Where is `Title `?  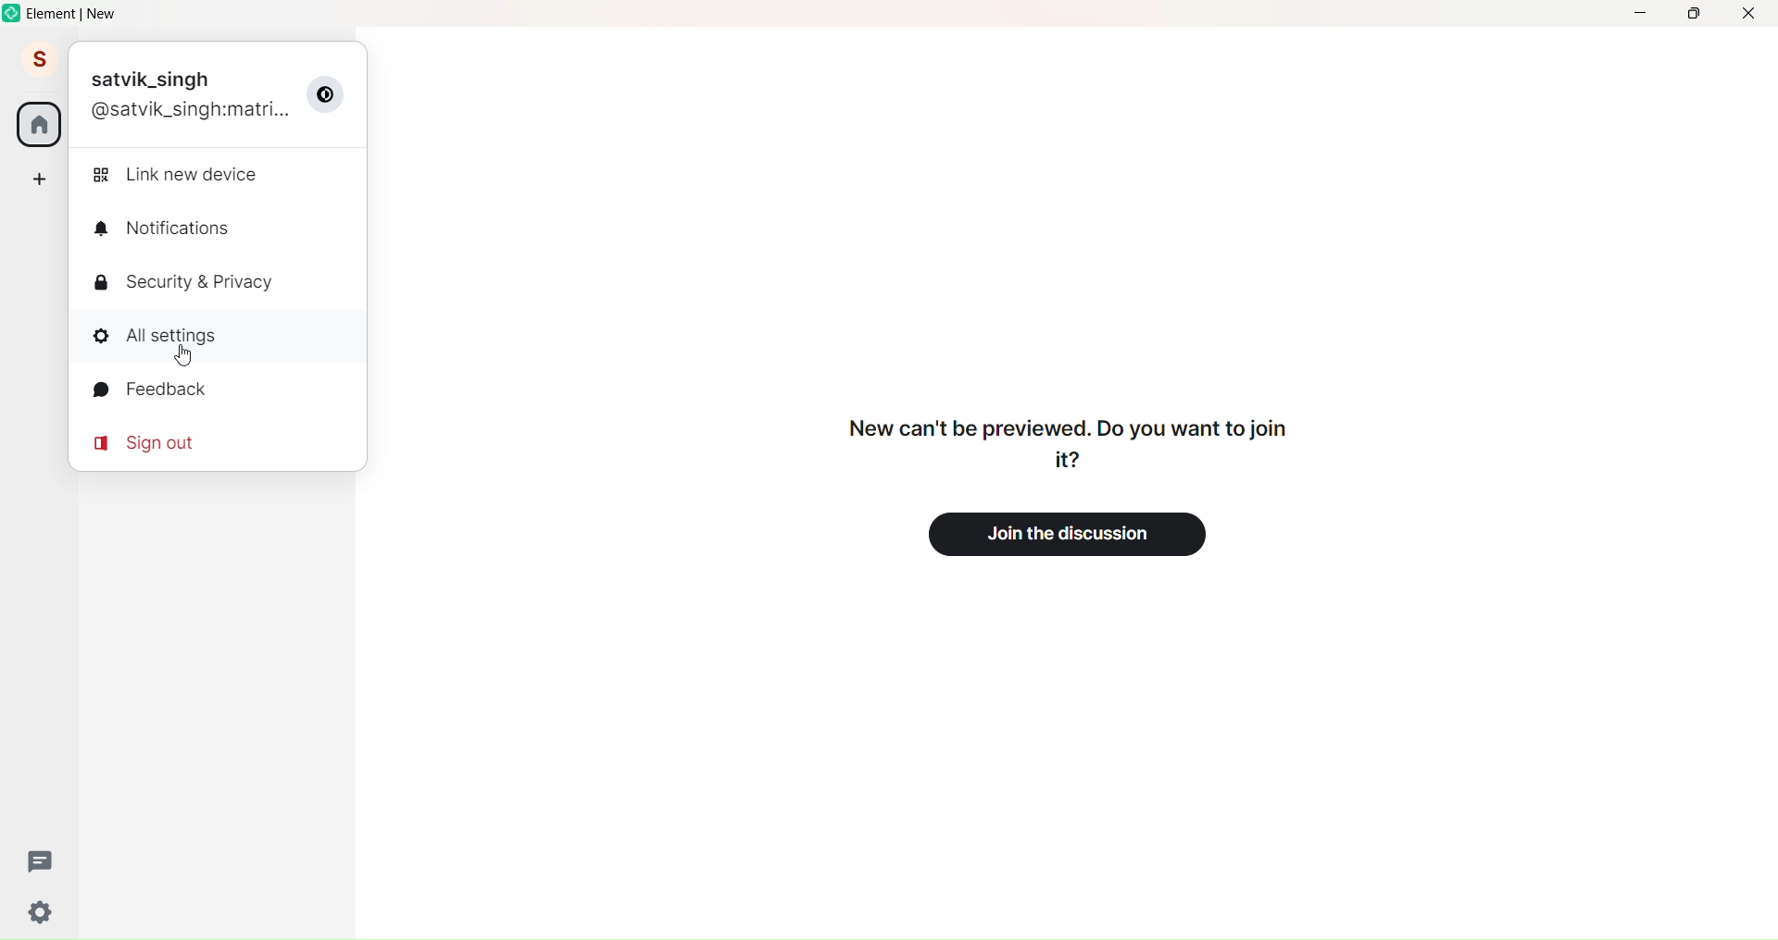 Title  is located at coordinates (89, 14).